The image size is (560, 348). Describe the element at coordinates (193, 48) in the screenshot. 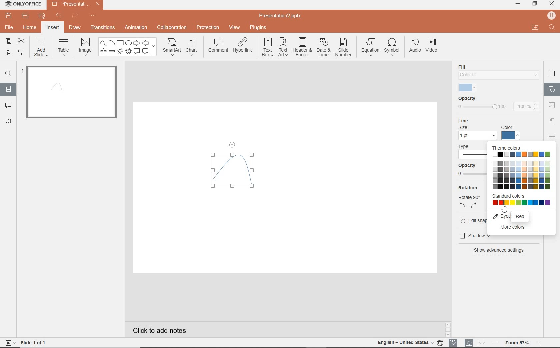

I see `CHART` at that location.